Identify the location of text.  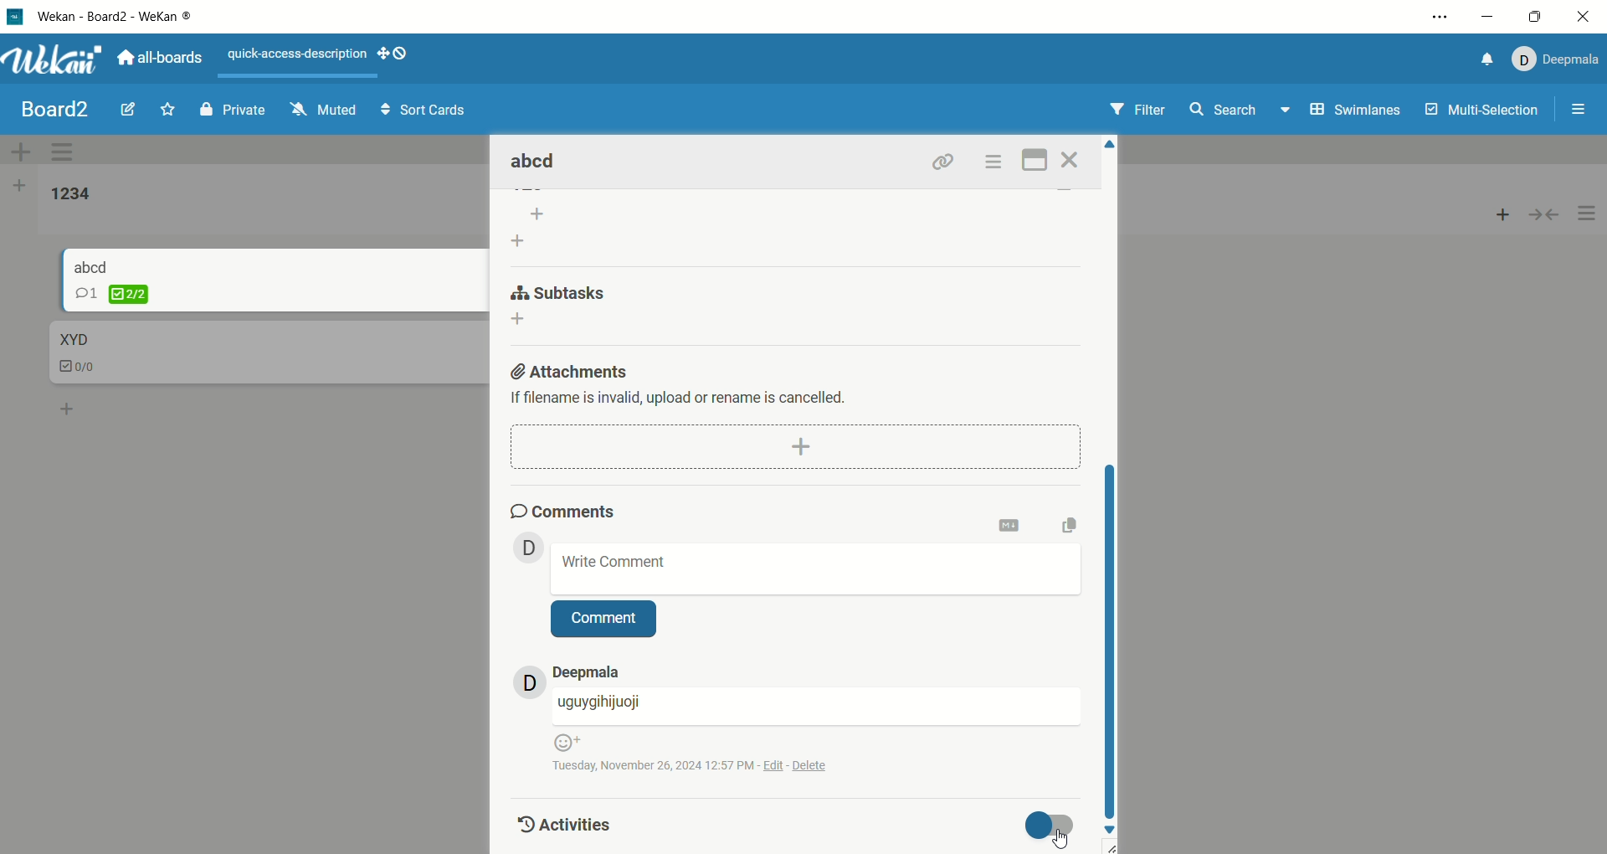
(299, 55).